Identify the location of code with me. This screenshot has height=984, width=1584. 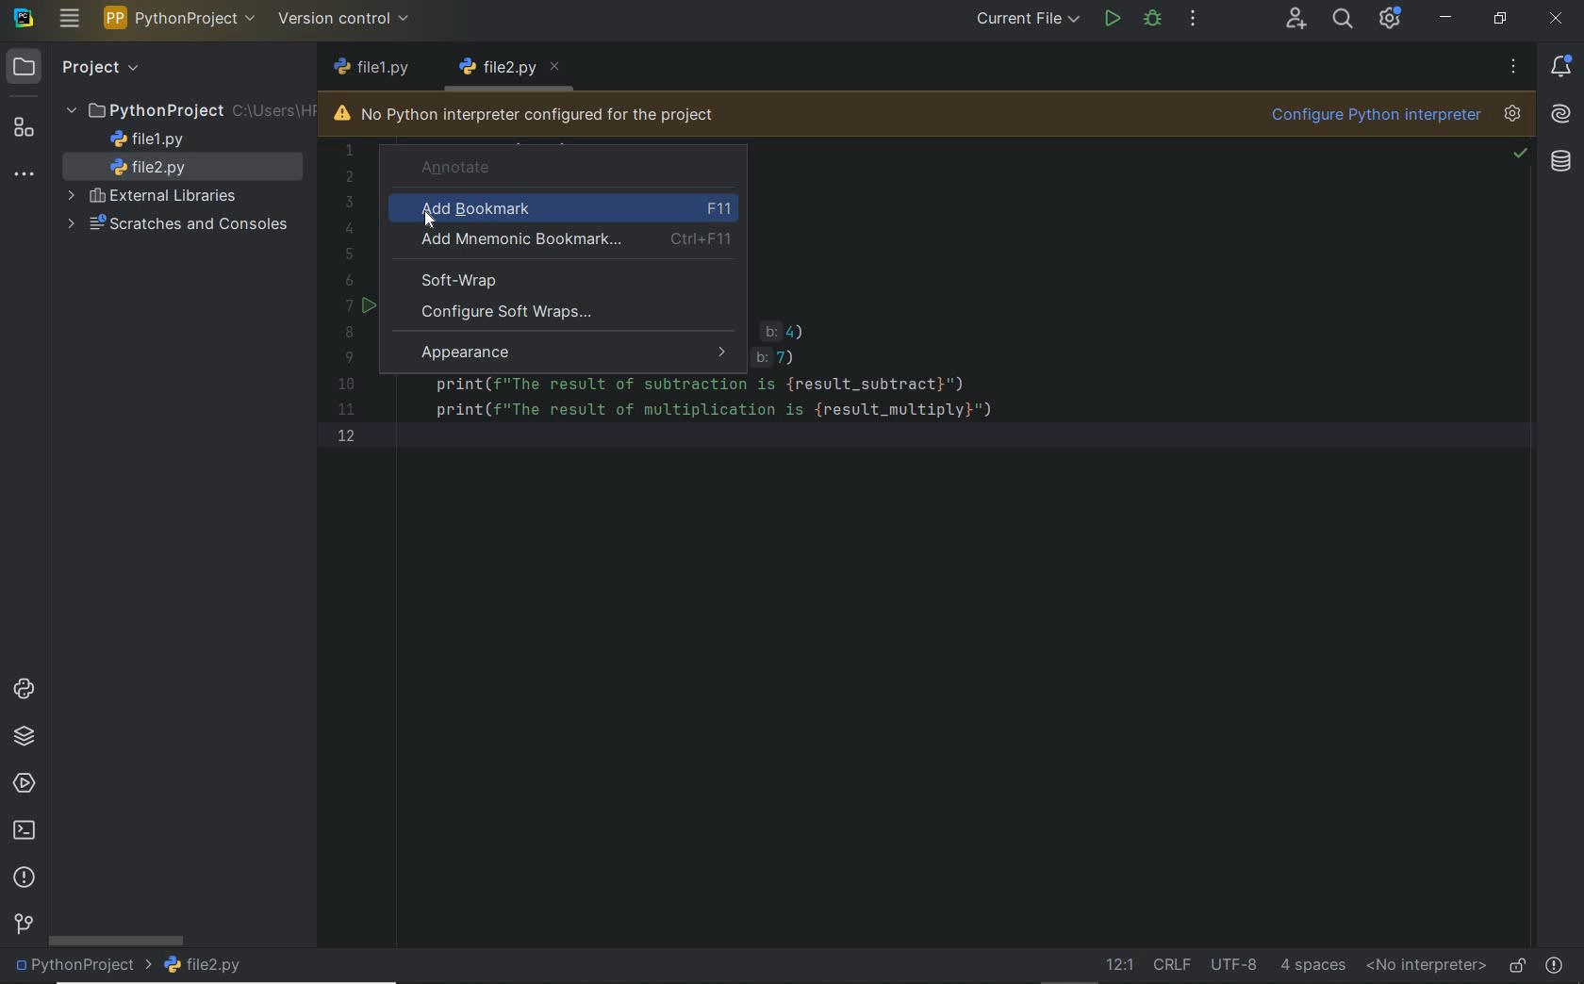
(1296, 21).